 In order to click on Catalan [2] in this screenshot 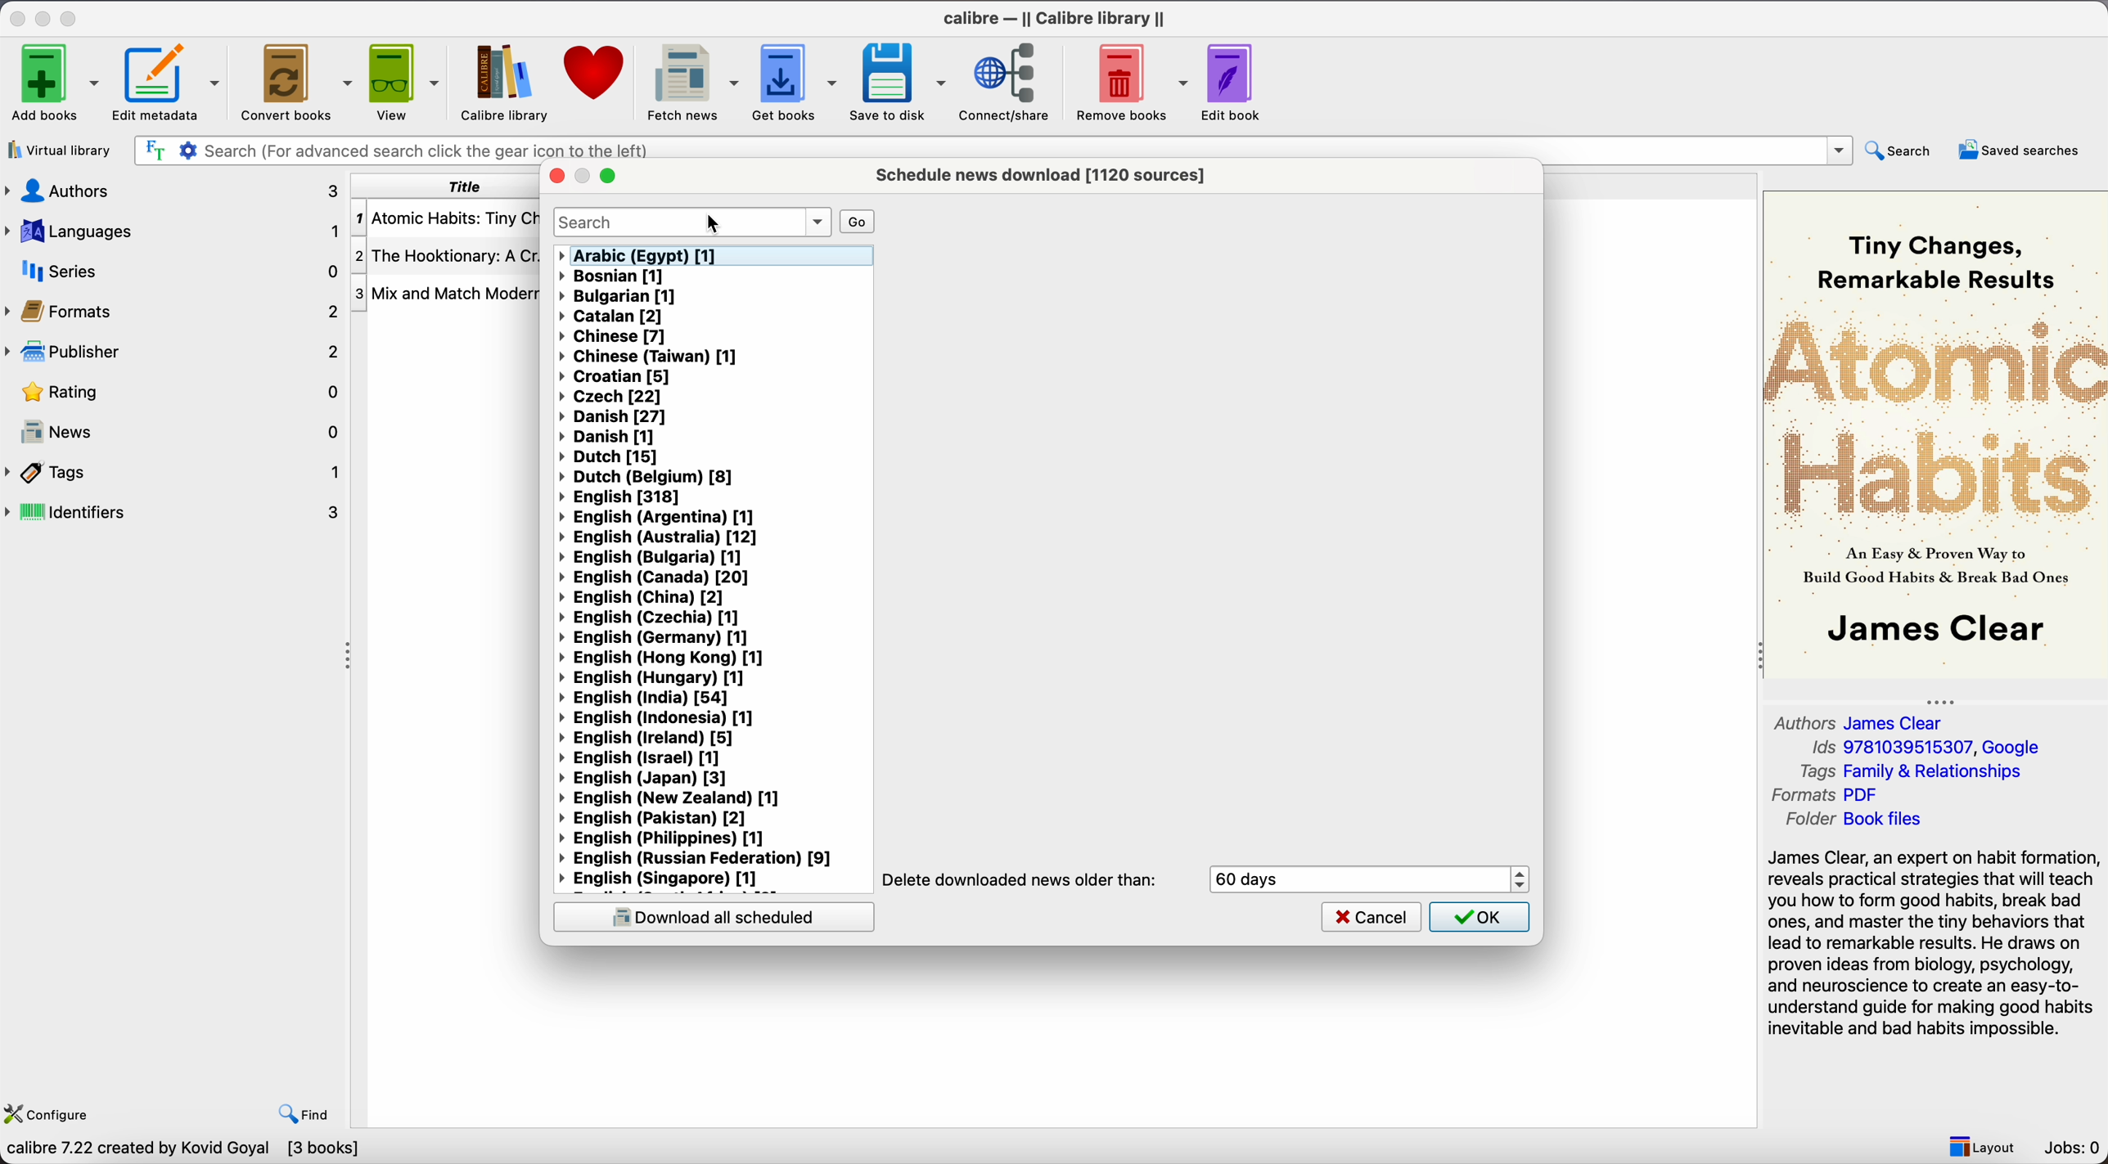, I will do `click(614, 316)`.